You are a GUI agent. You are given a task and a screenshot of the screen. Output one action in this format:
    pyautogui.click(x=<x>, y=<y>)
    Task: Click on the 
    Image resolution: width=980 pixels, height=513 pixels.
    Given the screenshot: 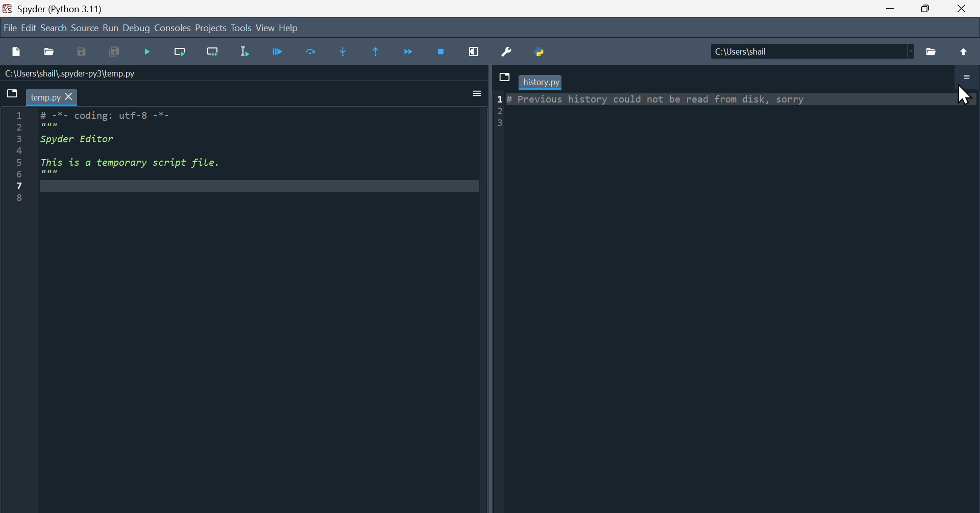 What is the action you would take?
    pyautogui.click(x=476, y=94)
    